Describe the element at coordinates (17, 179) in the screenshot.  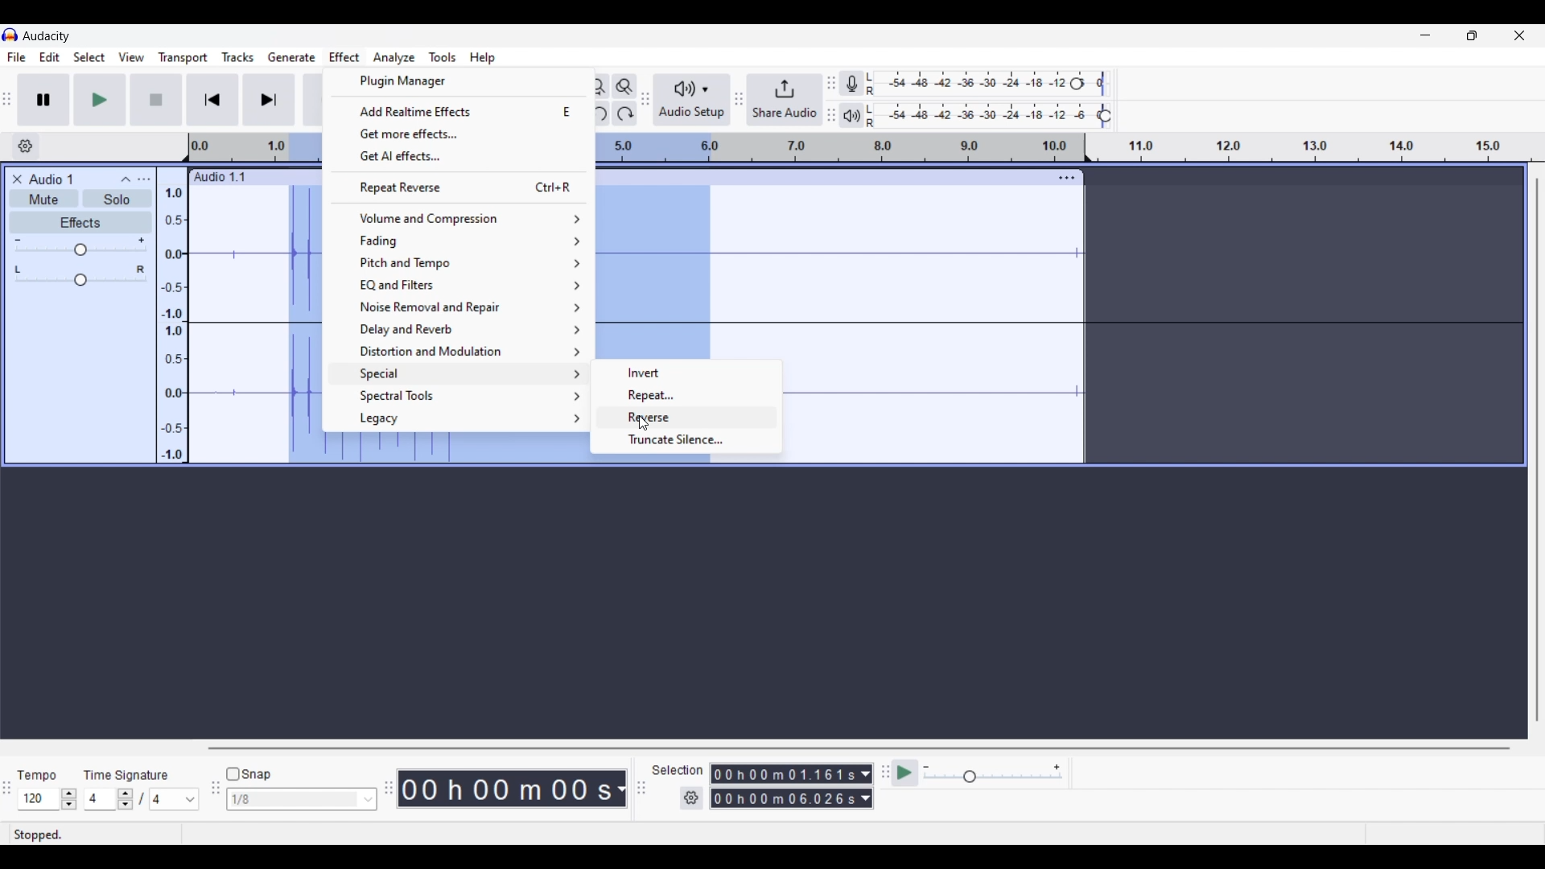
I see `Close` at that location.